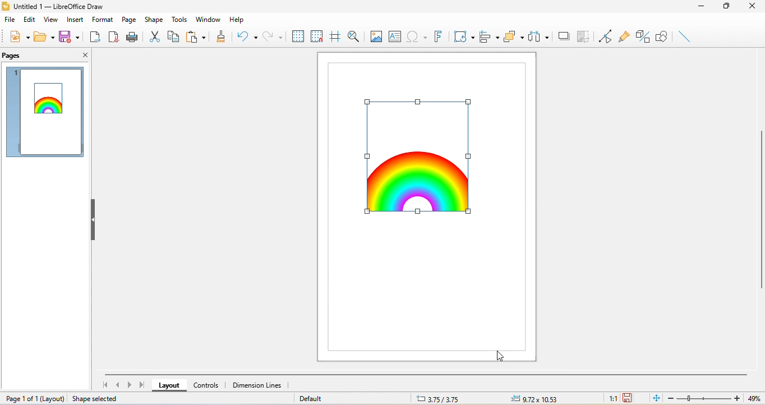  What do you see at coordinates (97, 399) in the screenshot?
I see `shape selected` at bounding box center [97, 399].